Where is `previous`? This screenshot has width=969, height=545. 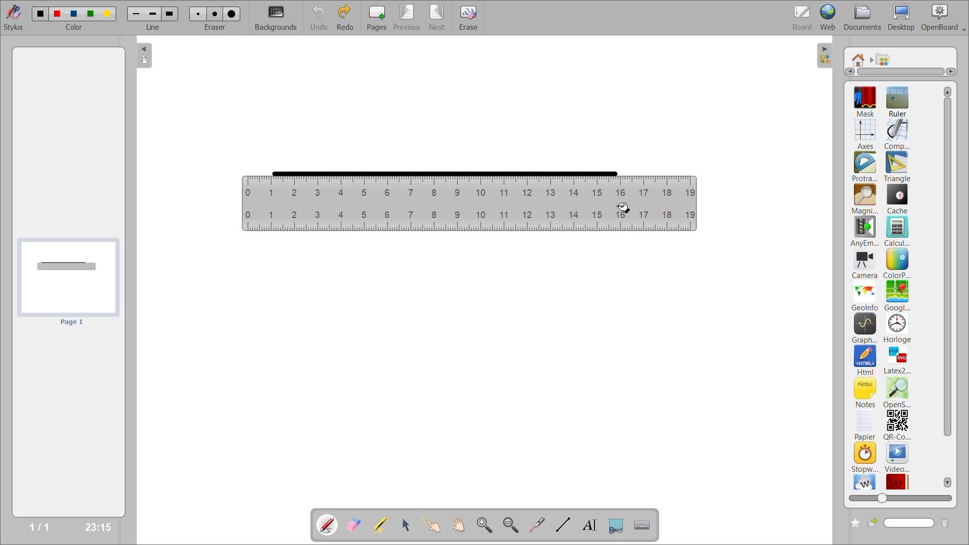
previous is located at coordinates (407, 17).